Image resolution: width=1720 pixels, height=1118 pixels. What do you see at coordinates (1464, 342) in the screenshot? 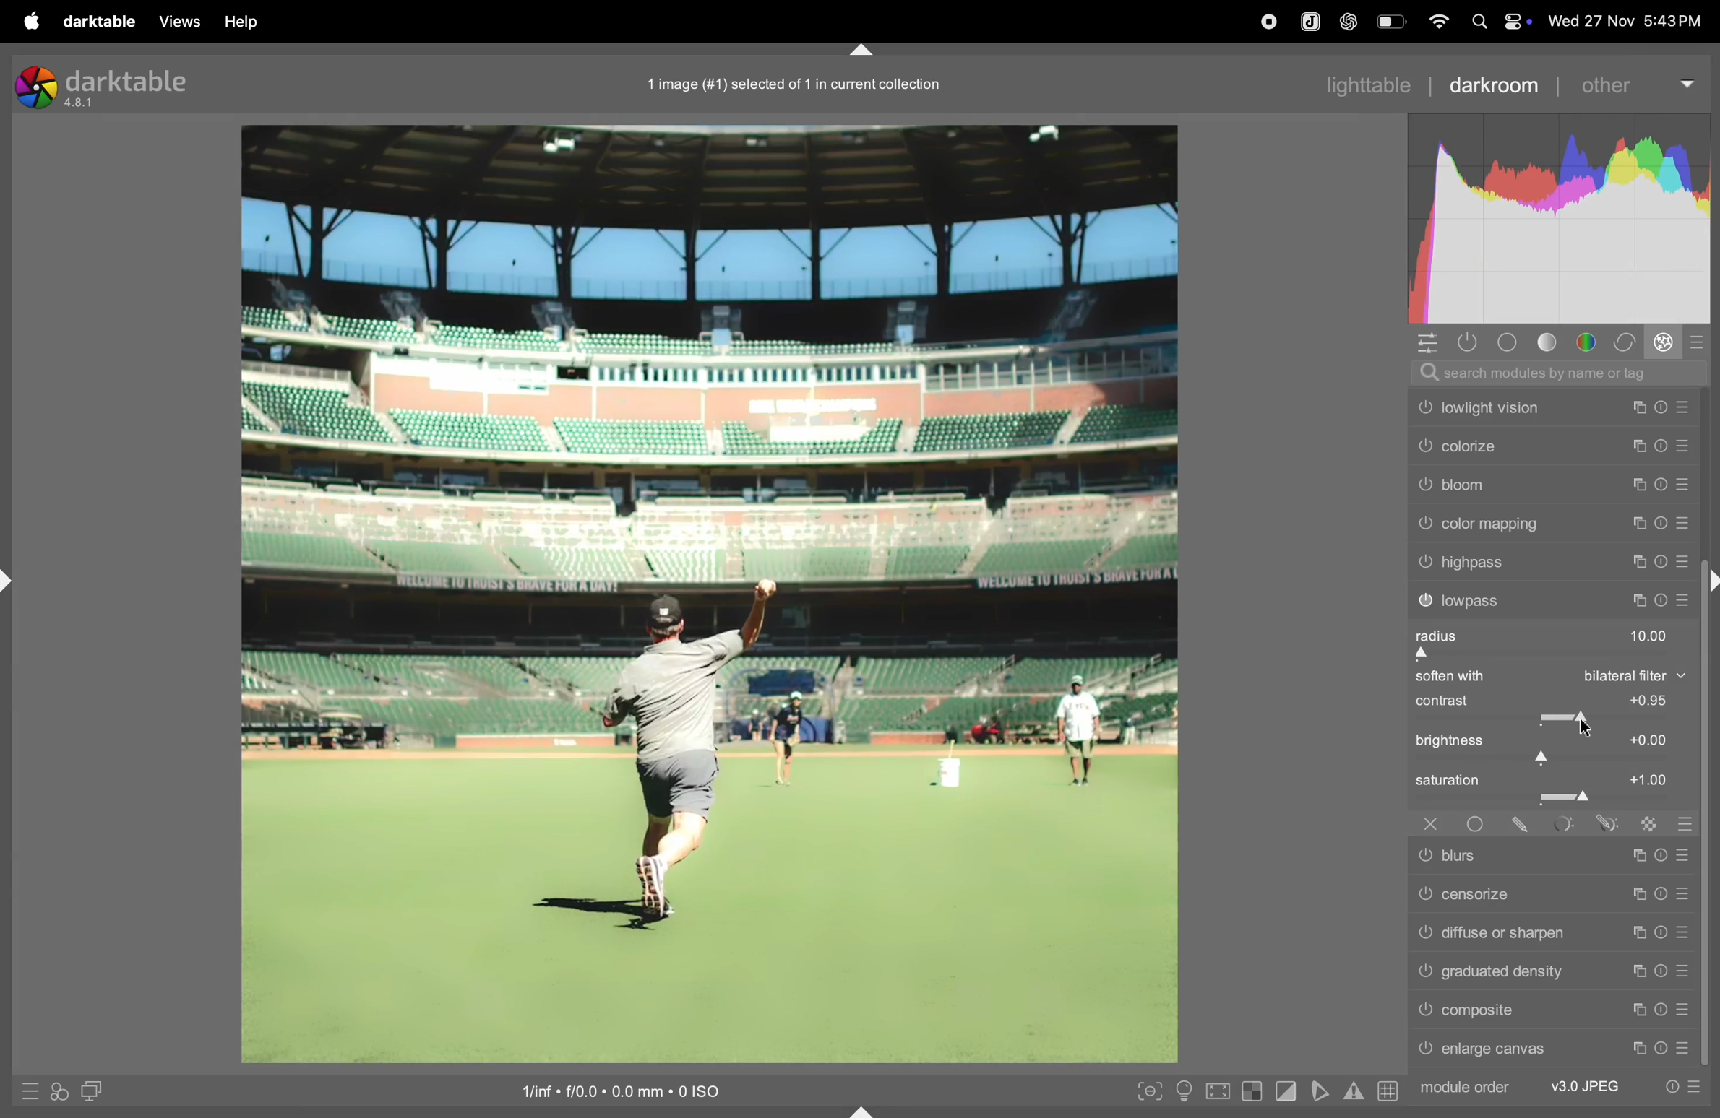
I see `show active modules` at bounding box center [1464, 342].